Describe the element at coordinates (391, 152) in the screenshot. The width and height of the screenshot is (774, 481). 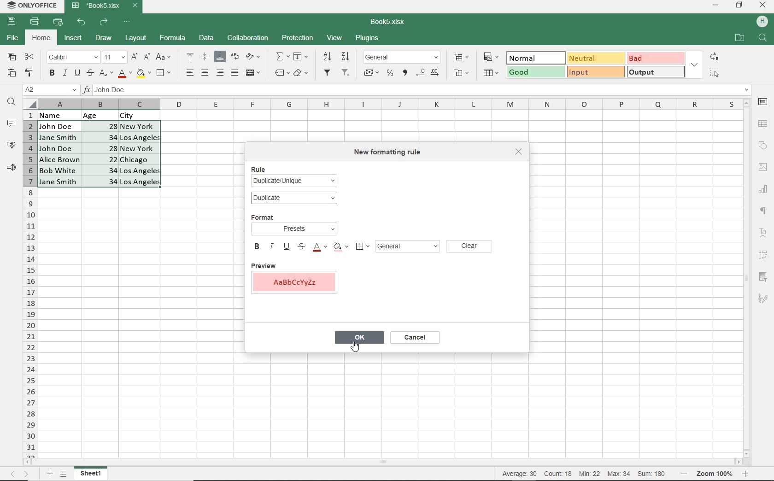
I see `NEW FORMATTING RULE` at that location.